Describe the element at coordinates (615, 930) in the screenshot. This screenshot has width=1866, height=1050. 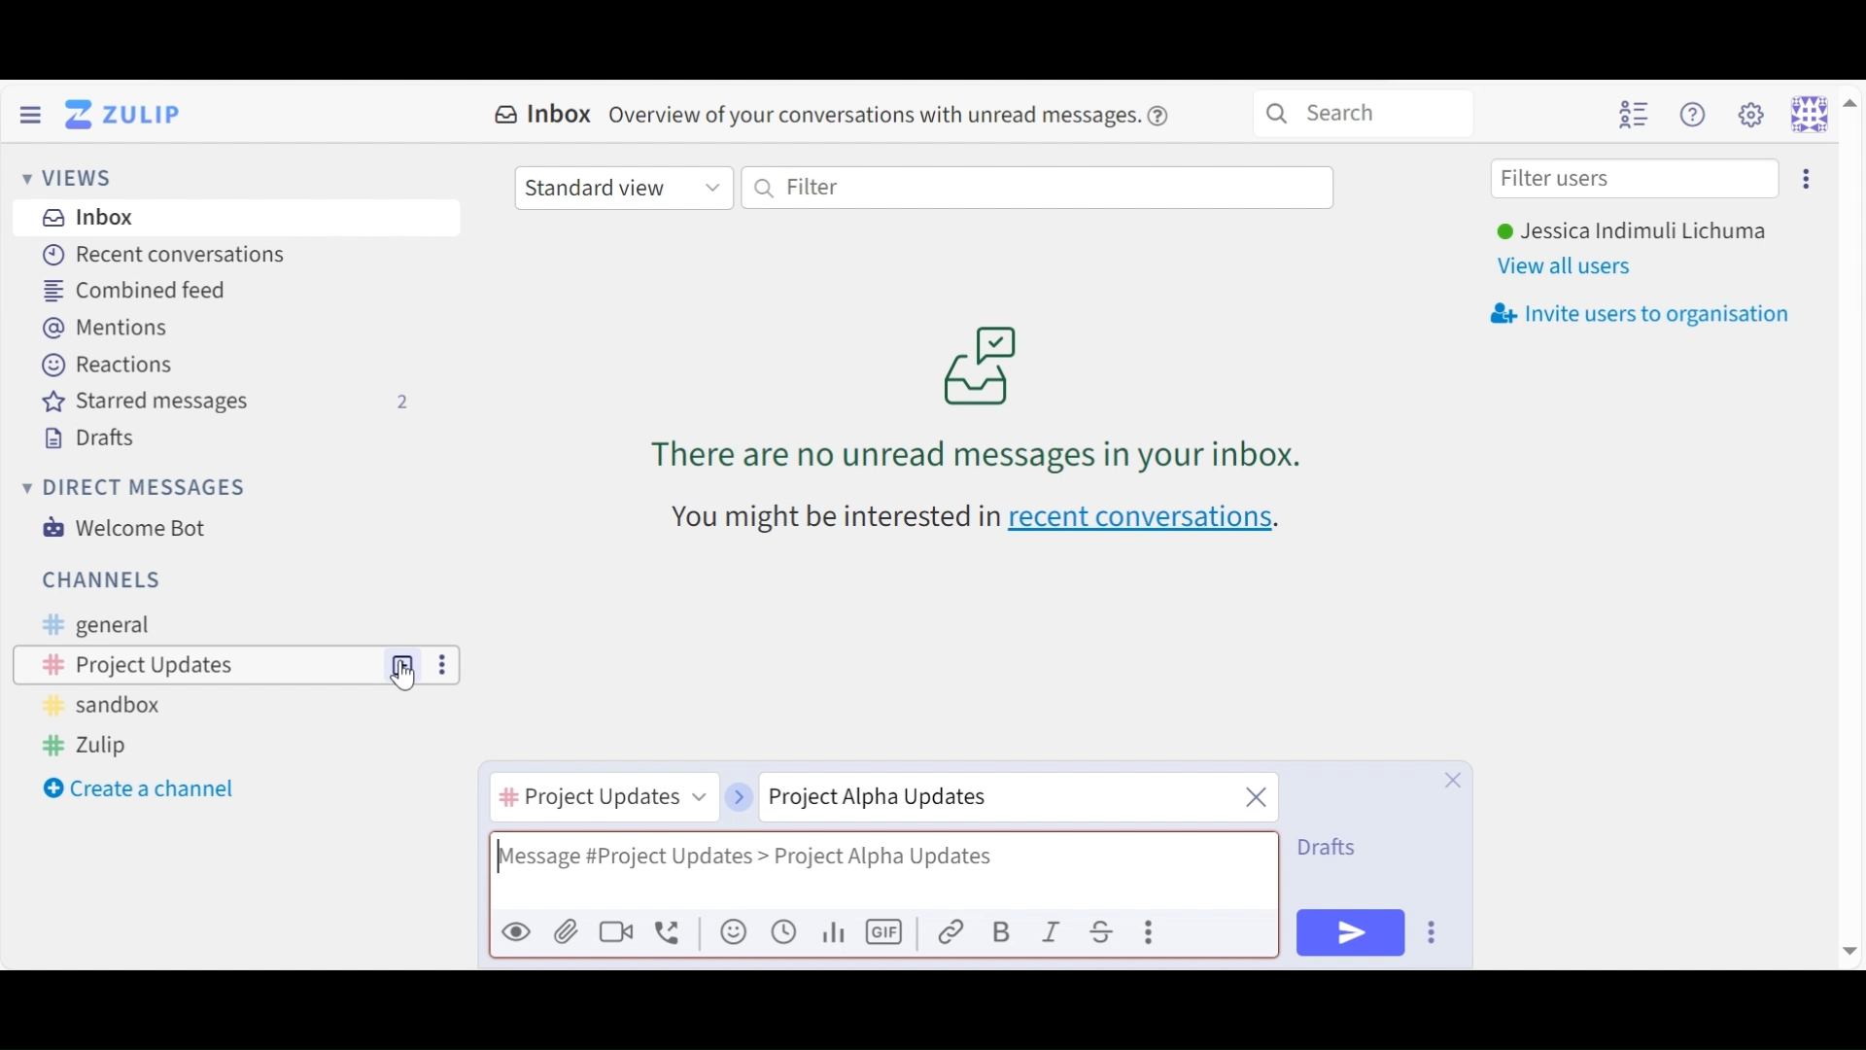
I see `Ad video call` at that location.